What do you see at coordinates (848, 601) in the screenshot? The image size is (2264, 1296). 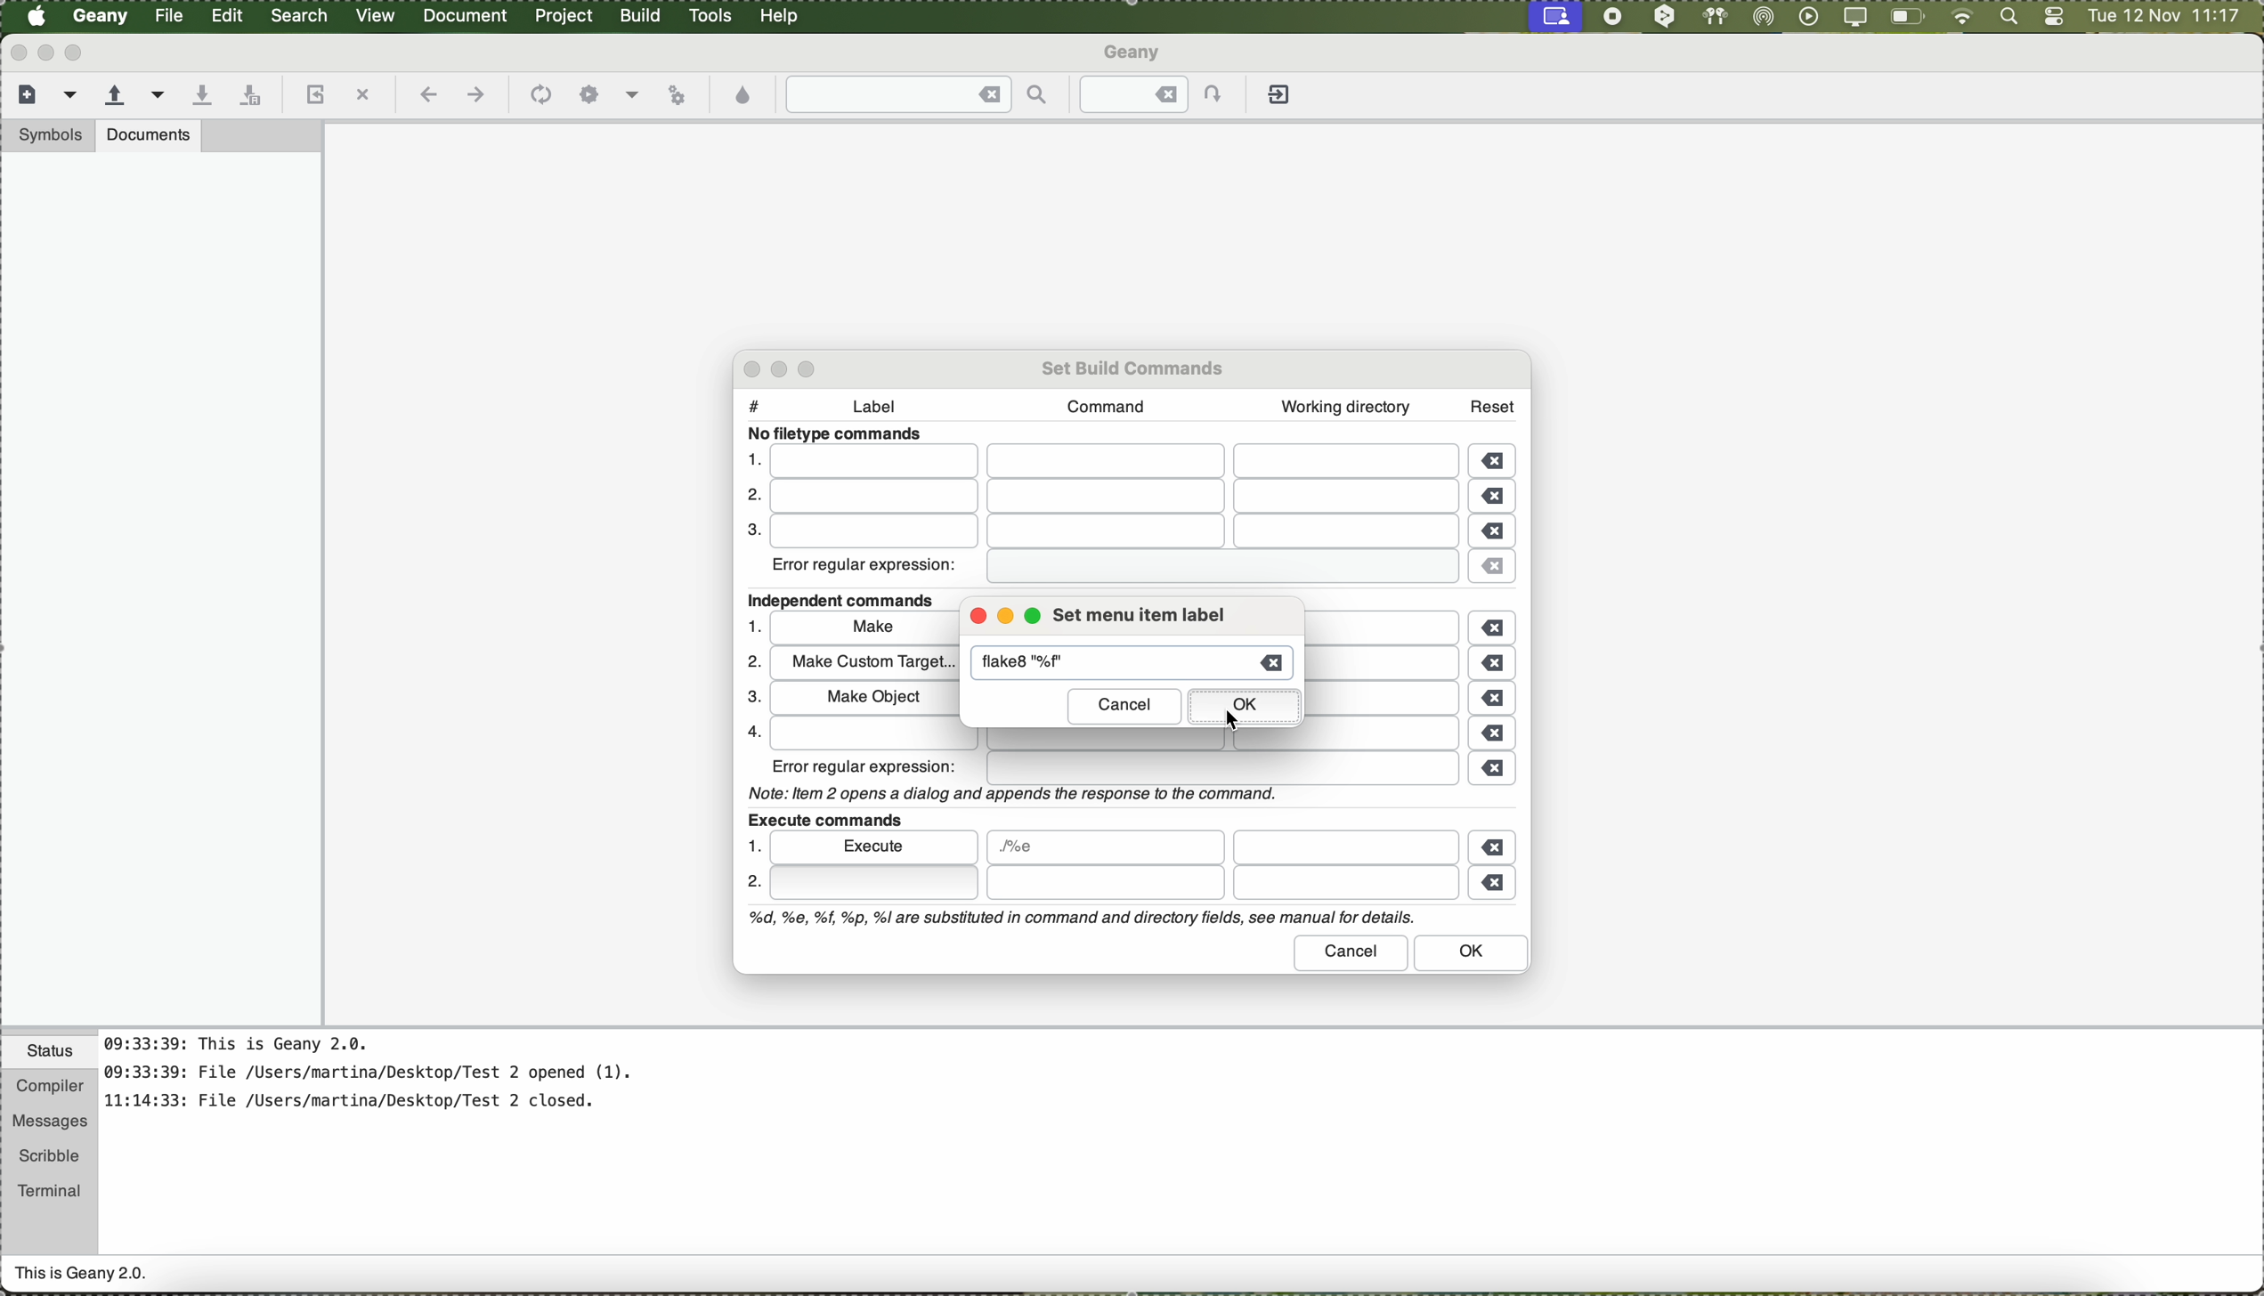 I see `independent commands` at bounding box center [848, 601].